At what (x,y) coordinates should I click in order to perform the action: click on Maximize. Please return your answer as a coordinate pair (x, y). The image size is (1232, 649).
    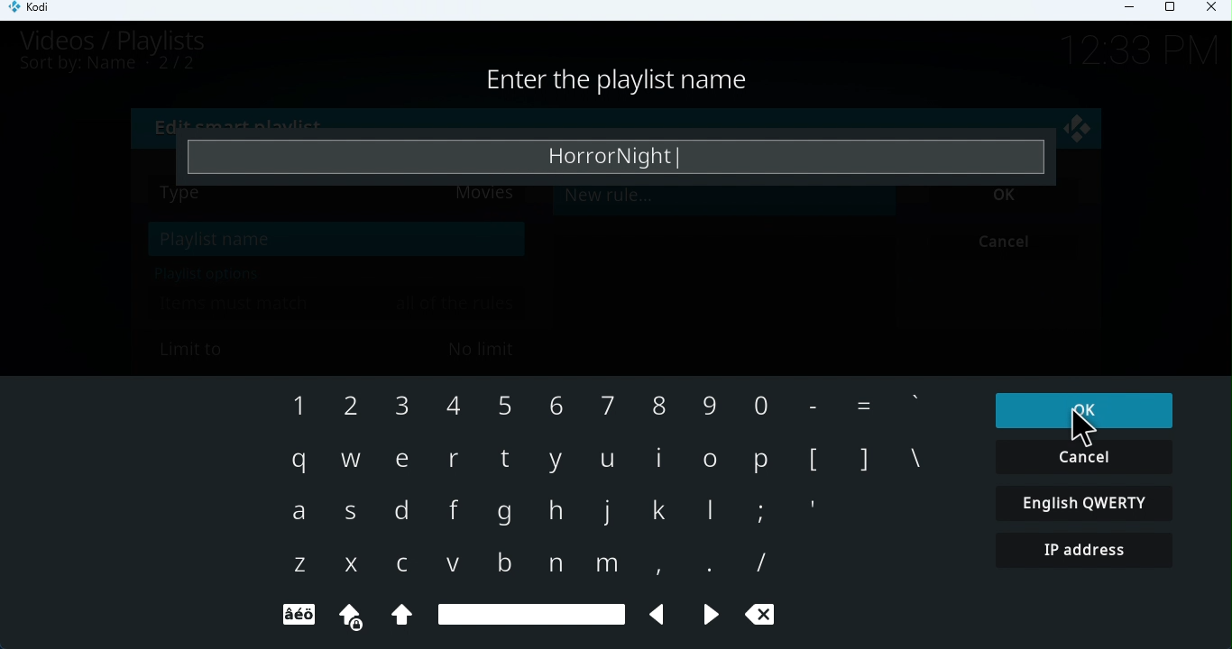
    Looking at the image, I should click on (1173, 8).